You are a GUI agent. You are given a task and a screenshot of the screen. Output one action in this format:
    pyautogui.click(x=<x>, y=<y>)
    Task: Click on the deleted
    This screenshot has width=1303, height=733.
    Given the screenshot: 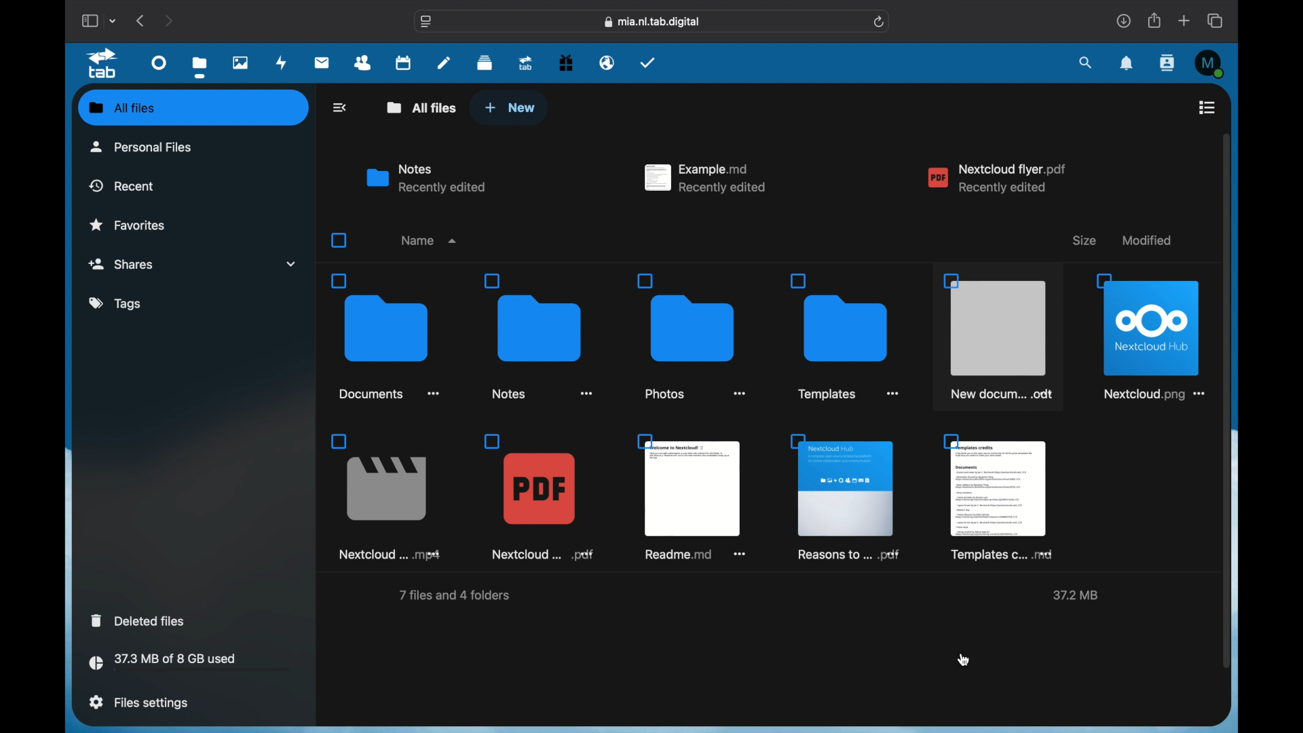 What is the action you would take?
    pyautogui.click(x=140, y=620)
    